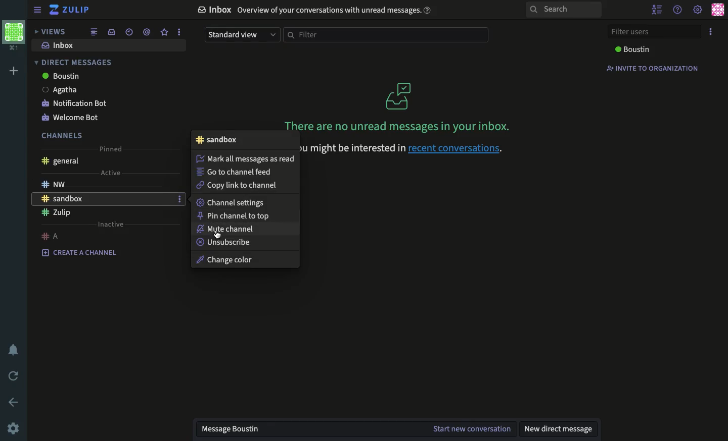  Describe the element at coordinates (179, 199) in the screenshot. I see `options` at that location.